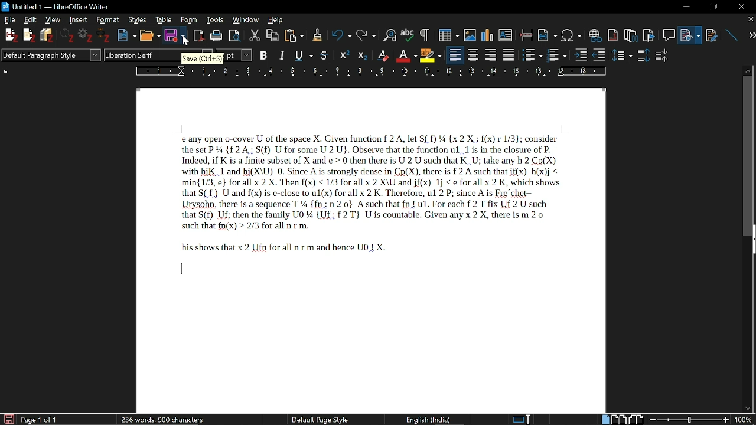 Image resolution: width=756 pixels, height=425 pixels. Describe the element at coordinates (105, 37) in the screenshot. I see `` at that location.